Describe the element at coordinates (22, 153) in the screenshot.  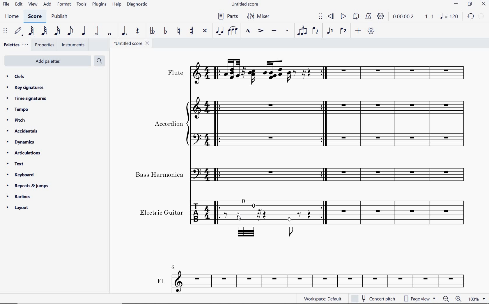
I see `articulations` at that location.